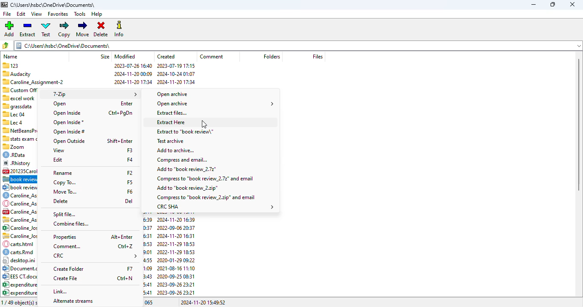 The width and height of the screenshot is (583, 307). I want to click on “stats exam caroline, so click(20, 139).